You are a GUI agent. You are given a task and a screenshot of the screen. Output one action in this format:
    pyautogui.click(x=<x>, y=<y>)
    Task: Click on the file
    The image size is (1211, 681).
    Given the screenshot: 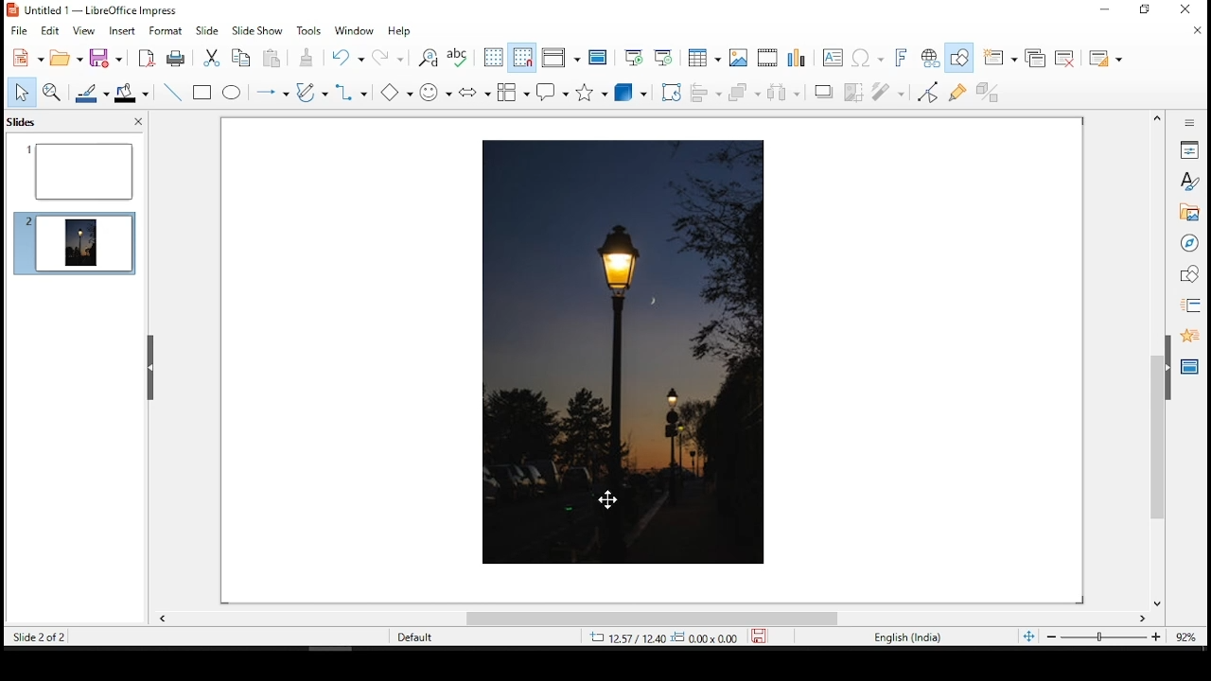 What is the action you would take?
    pyautogui.click(x=20, y=30)
    